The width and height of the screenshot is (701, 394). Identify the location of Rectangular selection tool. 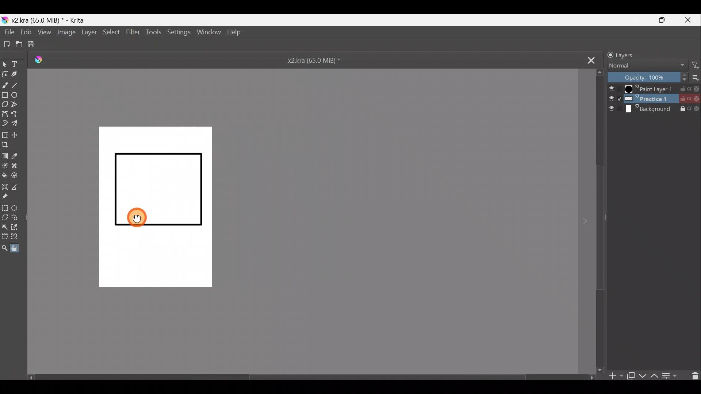
(5, 208).